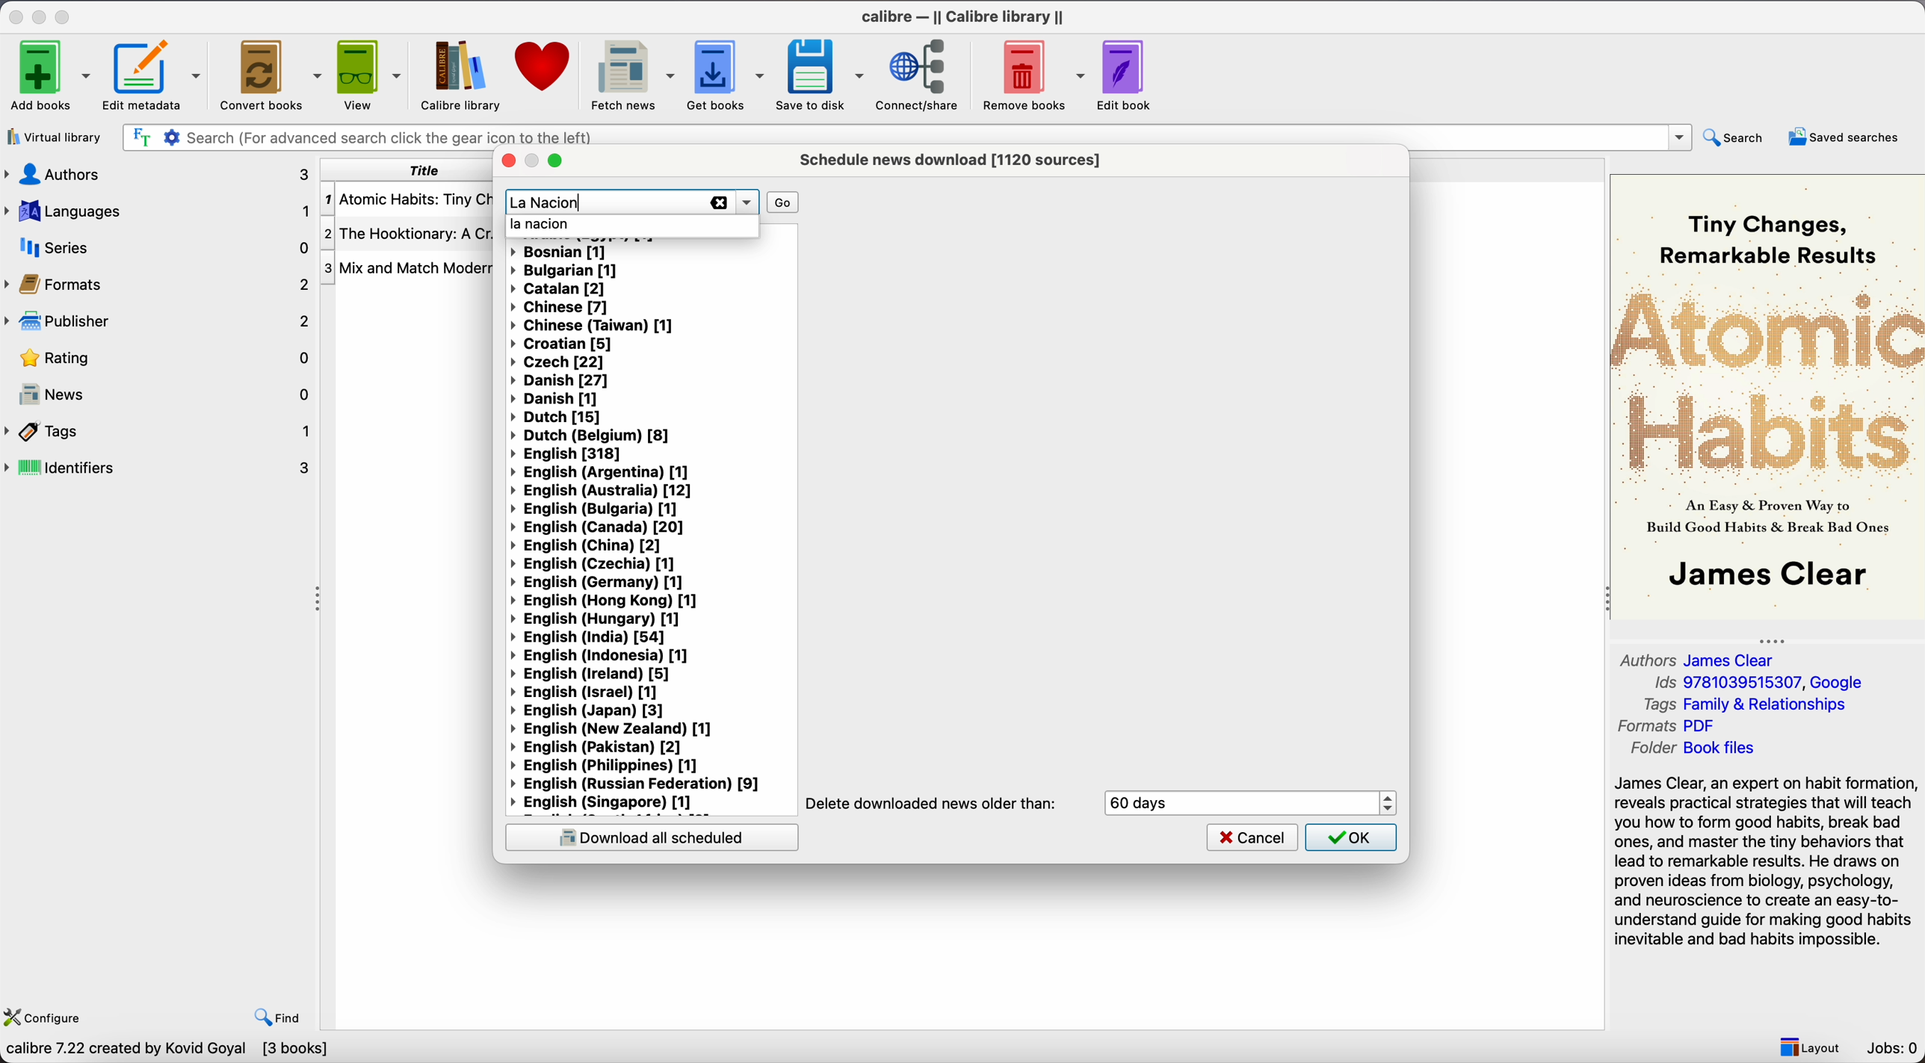  I want to click on edit book, so click(1126, 73).